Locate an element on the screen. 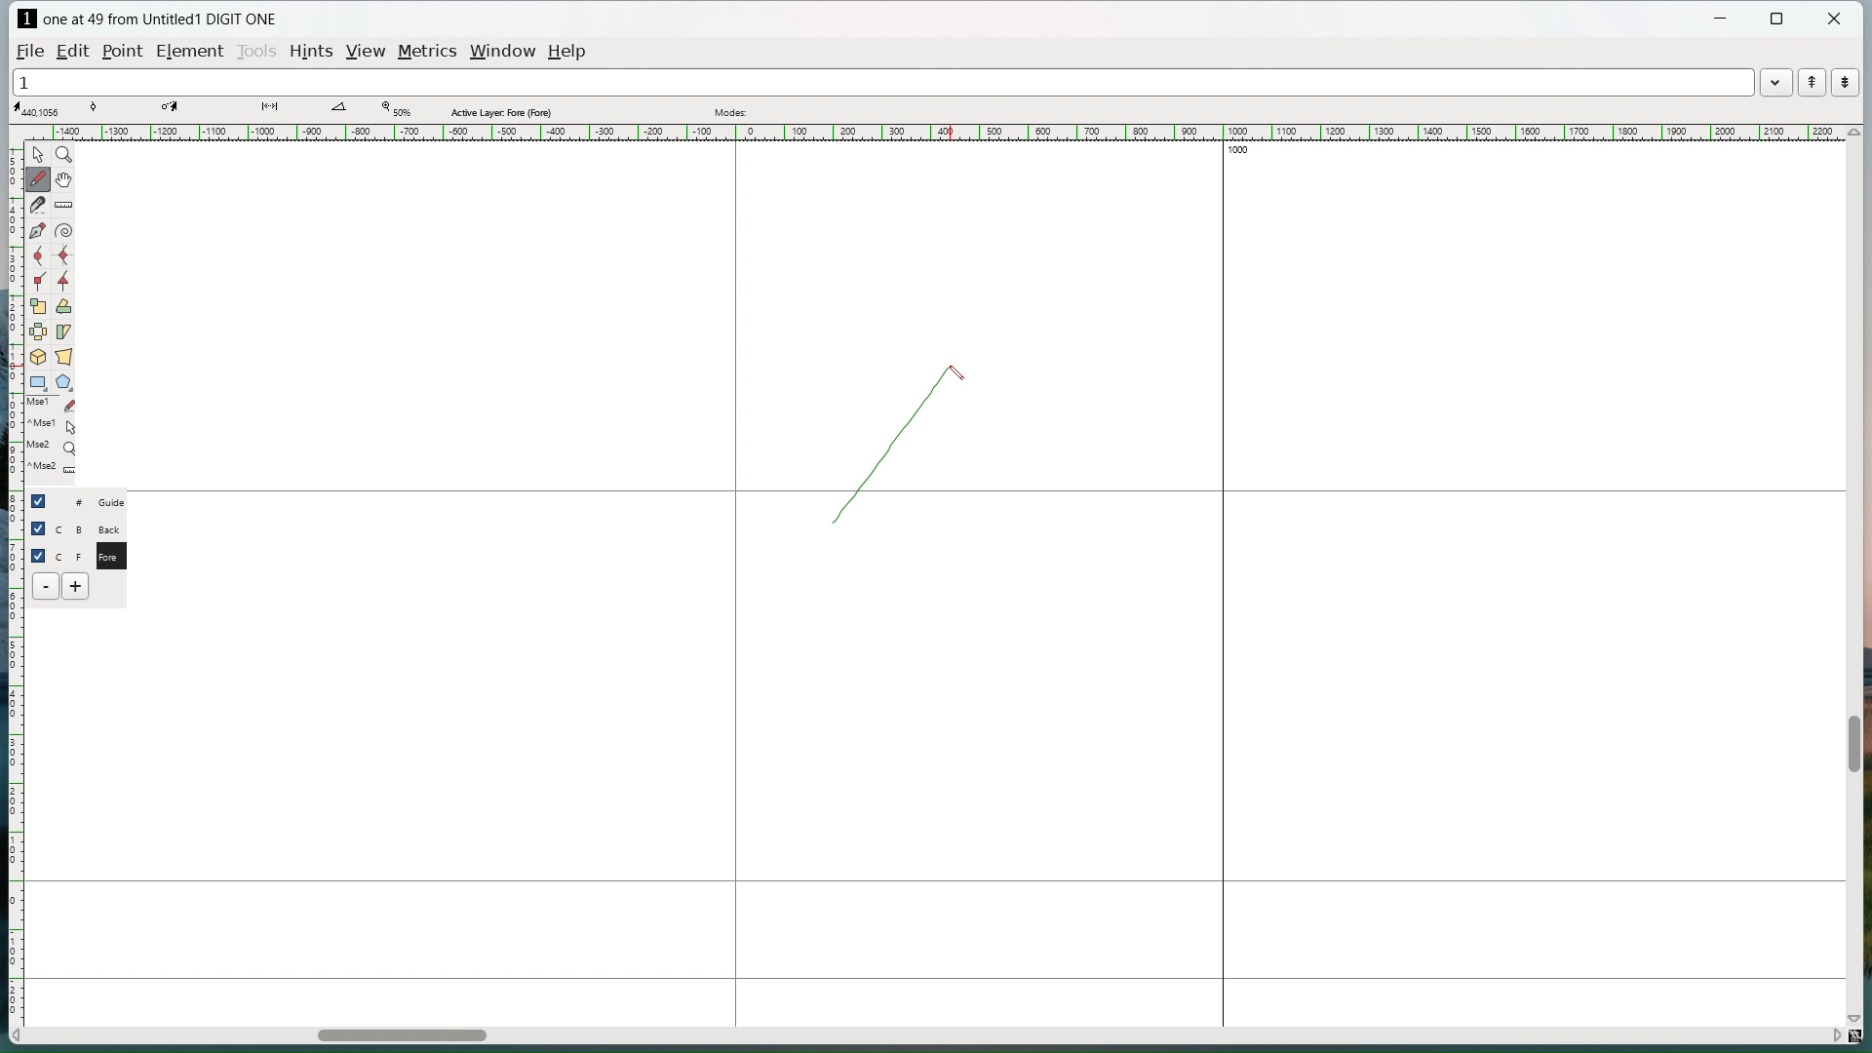 The image size is (1872, 1053). help is located at coordinates (568, 52).